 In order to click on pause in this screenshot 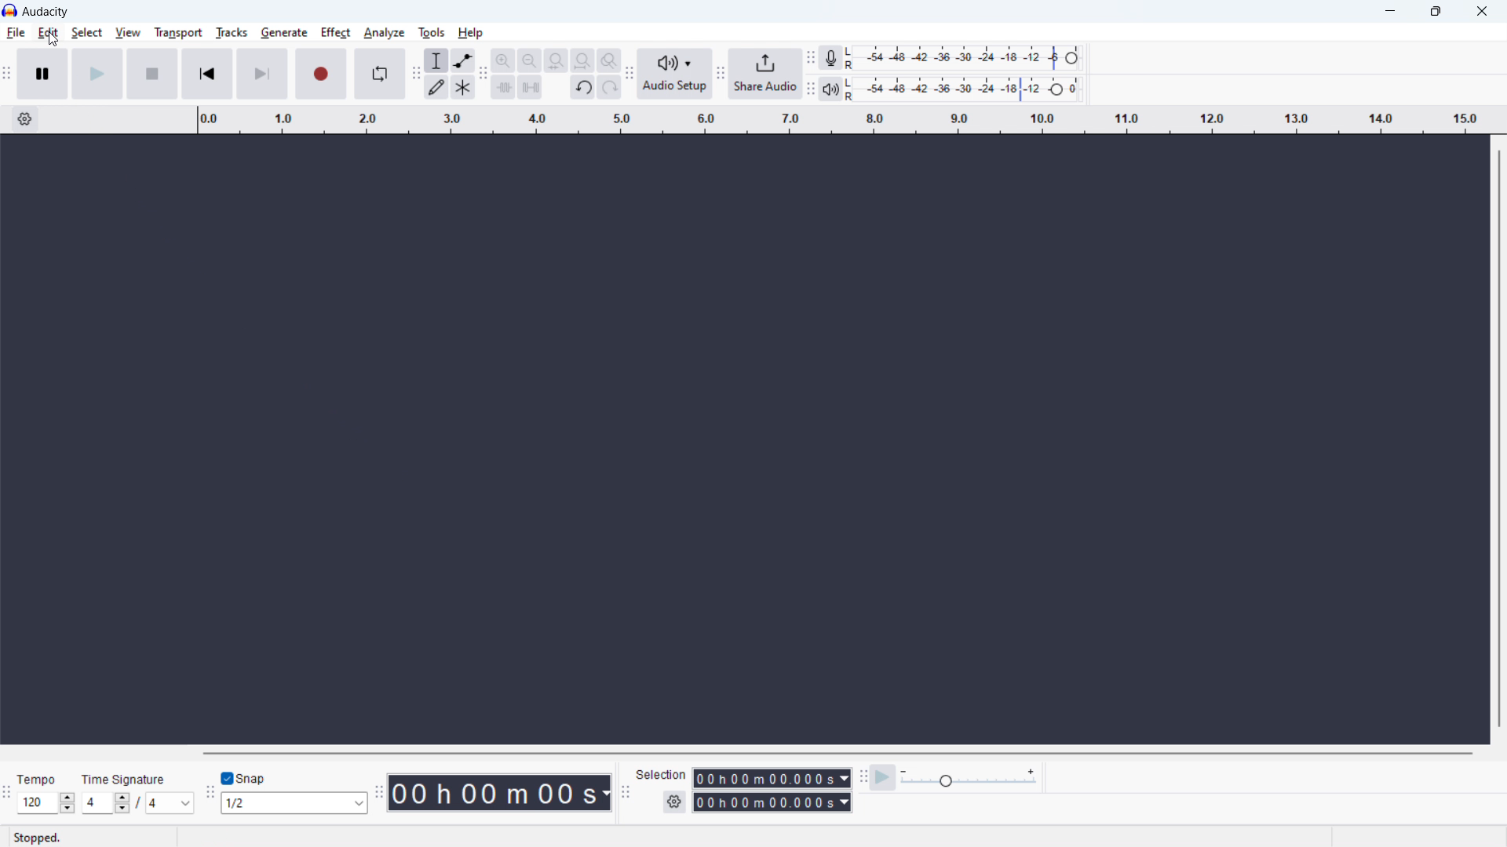, I will do `click(44, 74)`.